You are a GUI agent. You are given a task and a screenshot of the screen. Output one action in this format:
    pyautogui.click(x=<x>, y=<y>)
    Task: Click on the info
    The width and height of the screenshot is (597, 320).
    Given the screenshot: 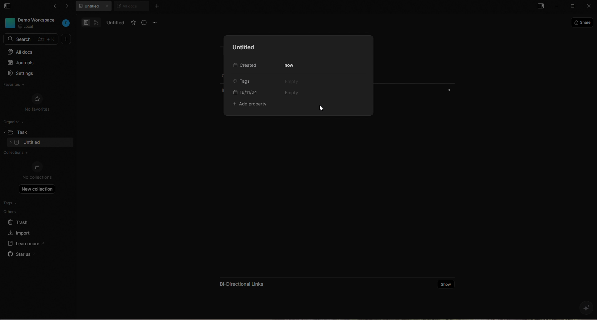 What is the action you would take?
    pyautogui.click(x=145, y=23)
    